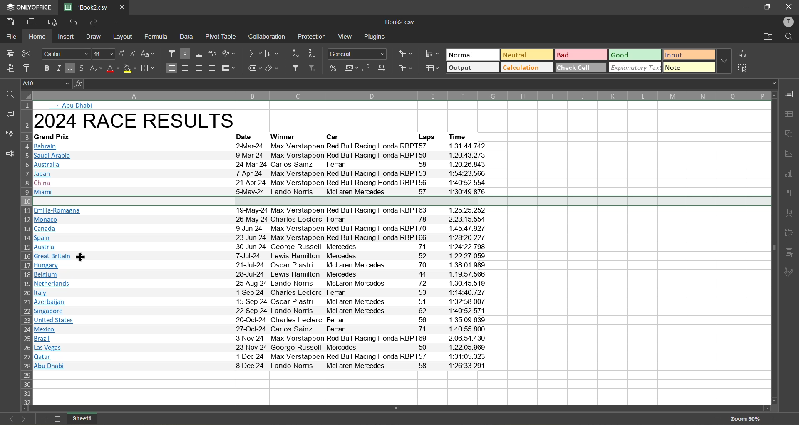 Image resolution: width=799 pixels, height=425 pixels. What do you see at coordinates (171, 68) in the screenshot?
I see `align left` at bounding box center [171, 68].